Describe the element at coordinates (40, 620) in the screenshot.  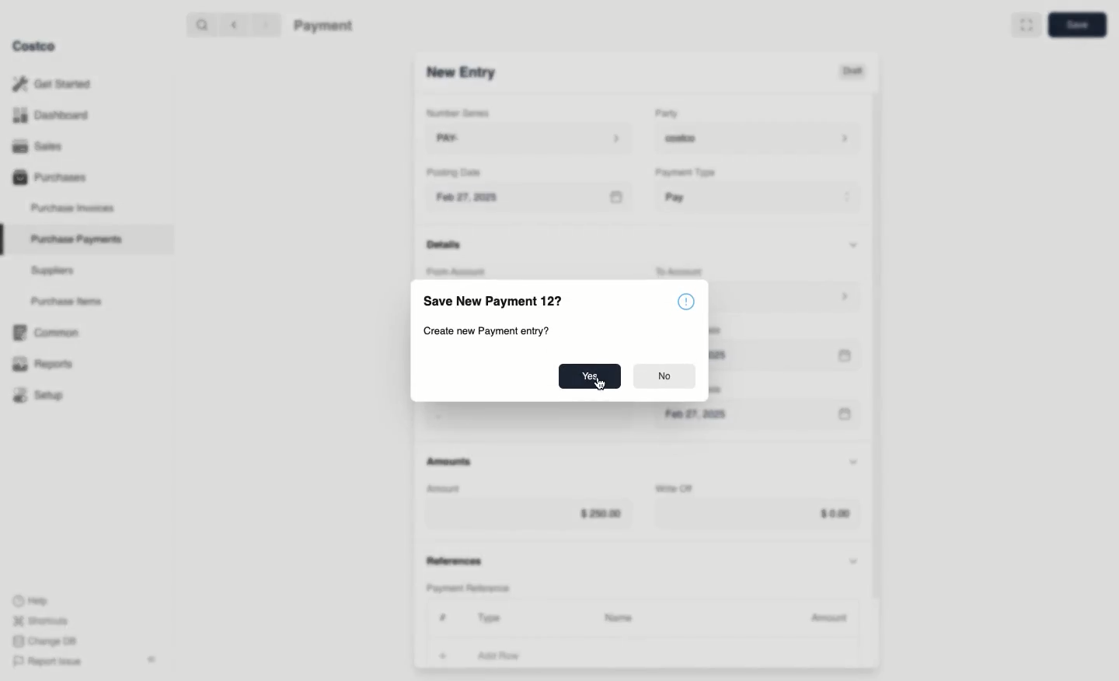
I see `Shortcuts` at that location.